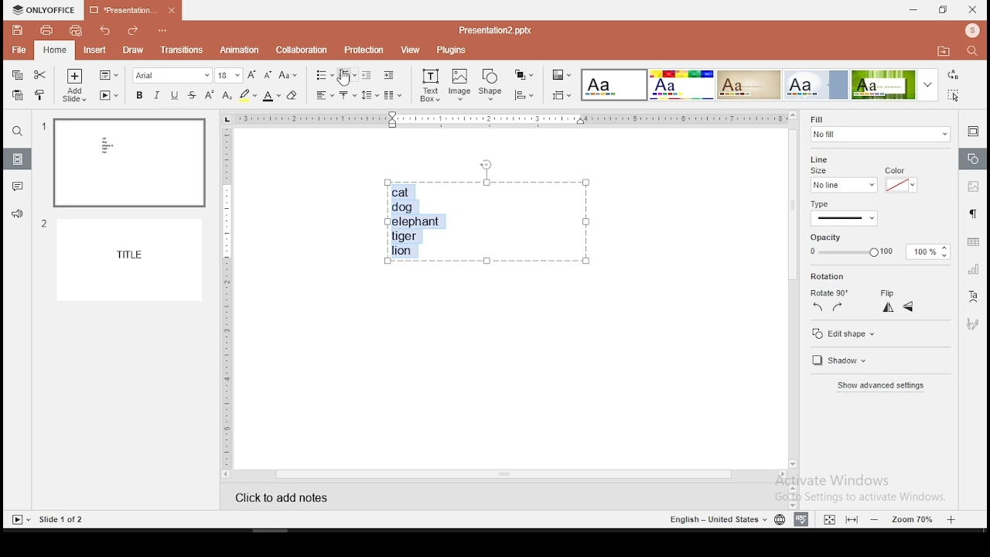 Image resolution: width=990 pixels, height=557 pixels. What do you see at coordinates (292, 97) in the screenshot?
I see `eraser tool` at bounding box center [292, 97].